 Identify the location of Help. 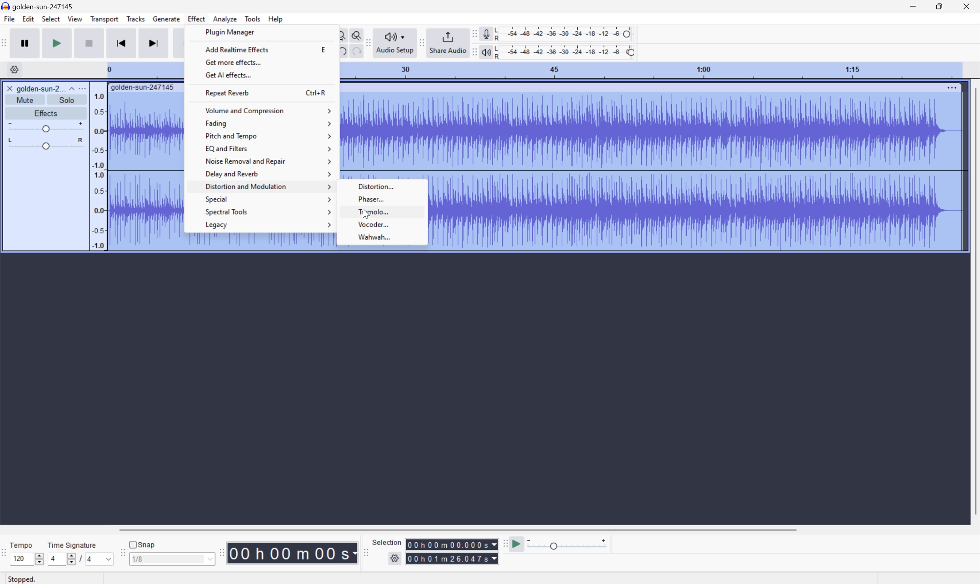
(276, 18).